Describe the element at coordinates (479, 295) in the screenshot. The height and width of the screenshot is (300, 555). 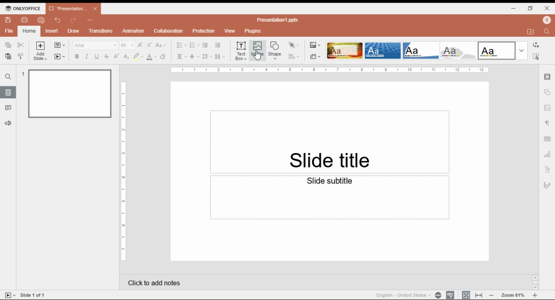
I see `fit to width` at that location.